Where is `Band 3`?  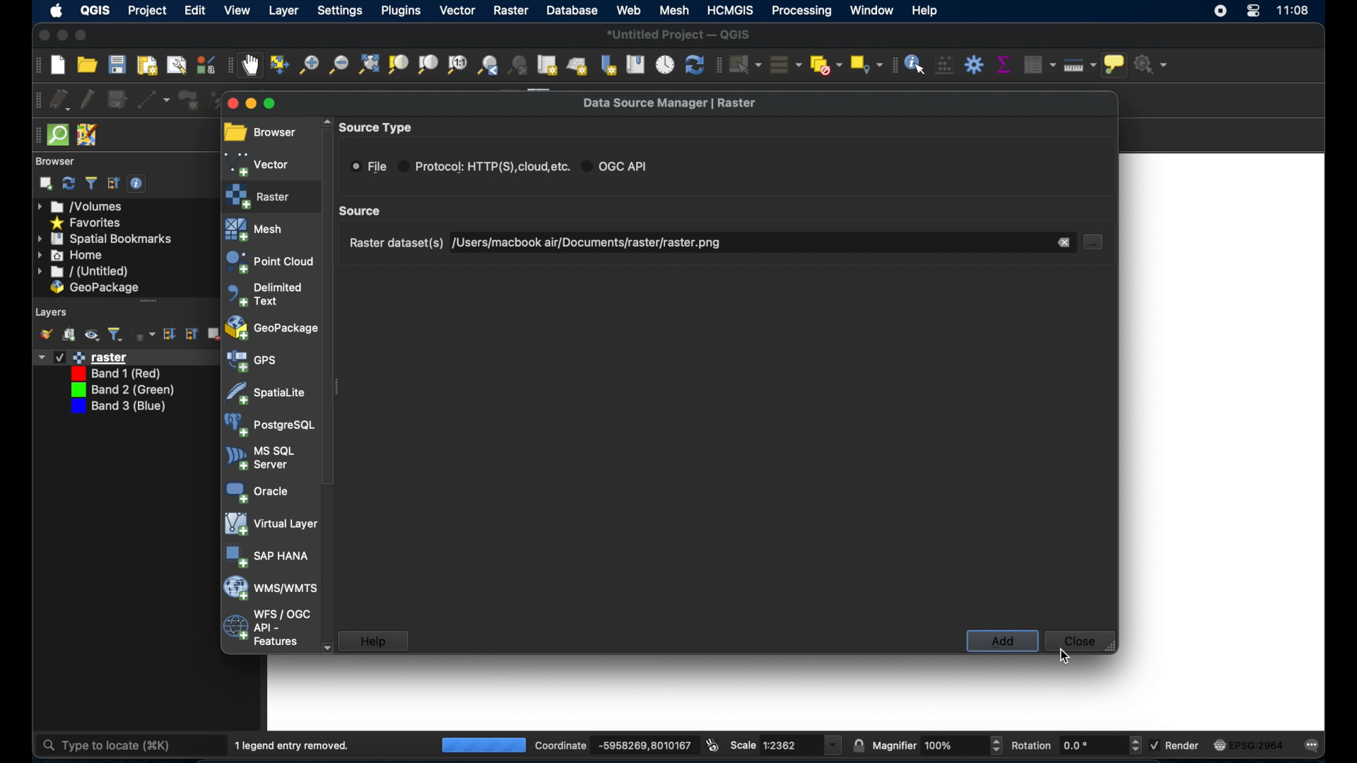 Band 3 is located at coordinates (119, 408).